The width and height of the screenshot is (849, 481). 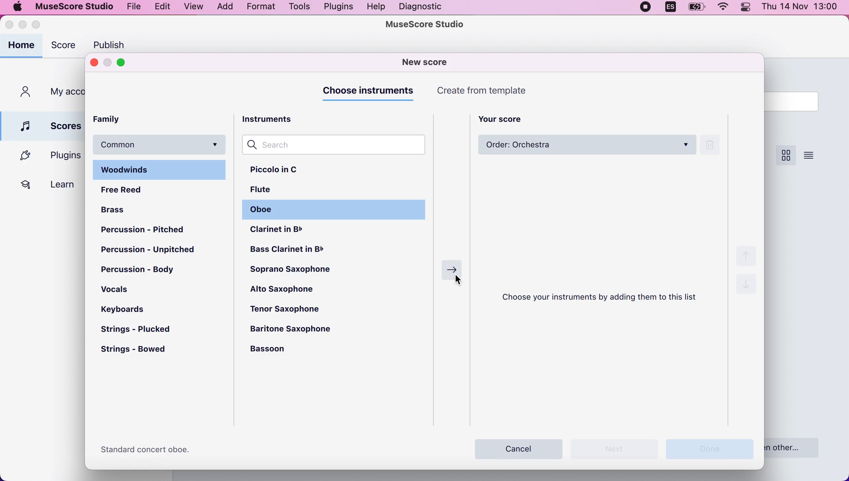 What do you see at coordinates (117, 289) in the screenshot?
I see `vocals` at bounding box center [117, 289].